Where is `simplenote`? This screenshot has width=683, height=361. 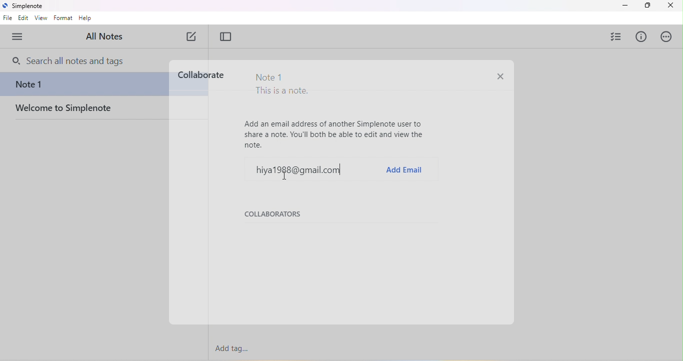
simplenote is located at coordinates (32, 5).